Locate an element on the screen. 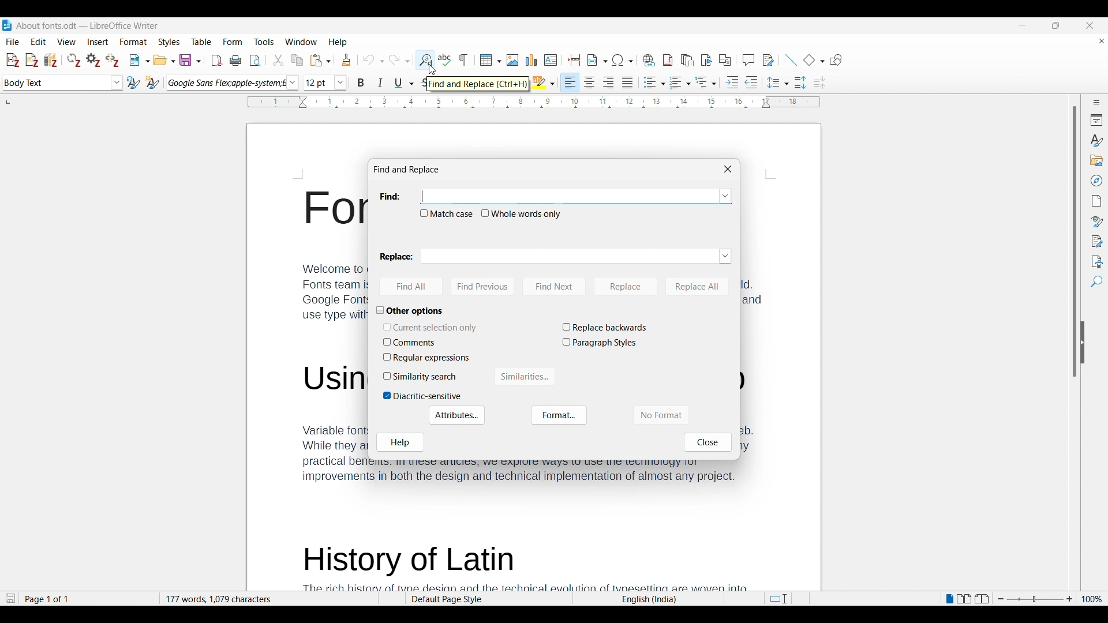  Clone formatting of selected text is located at coordinates (346, 60).